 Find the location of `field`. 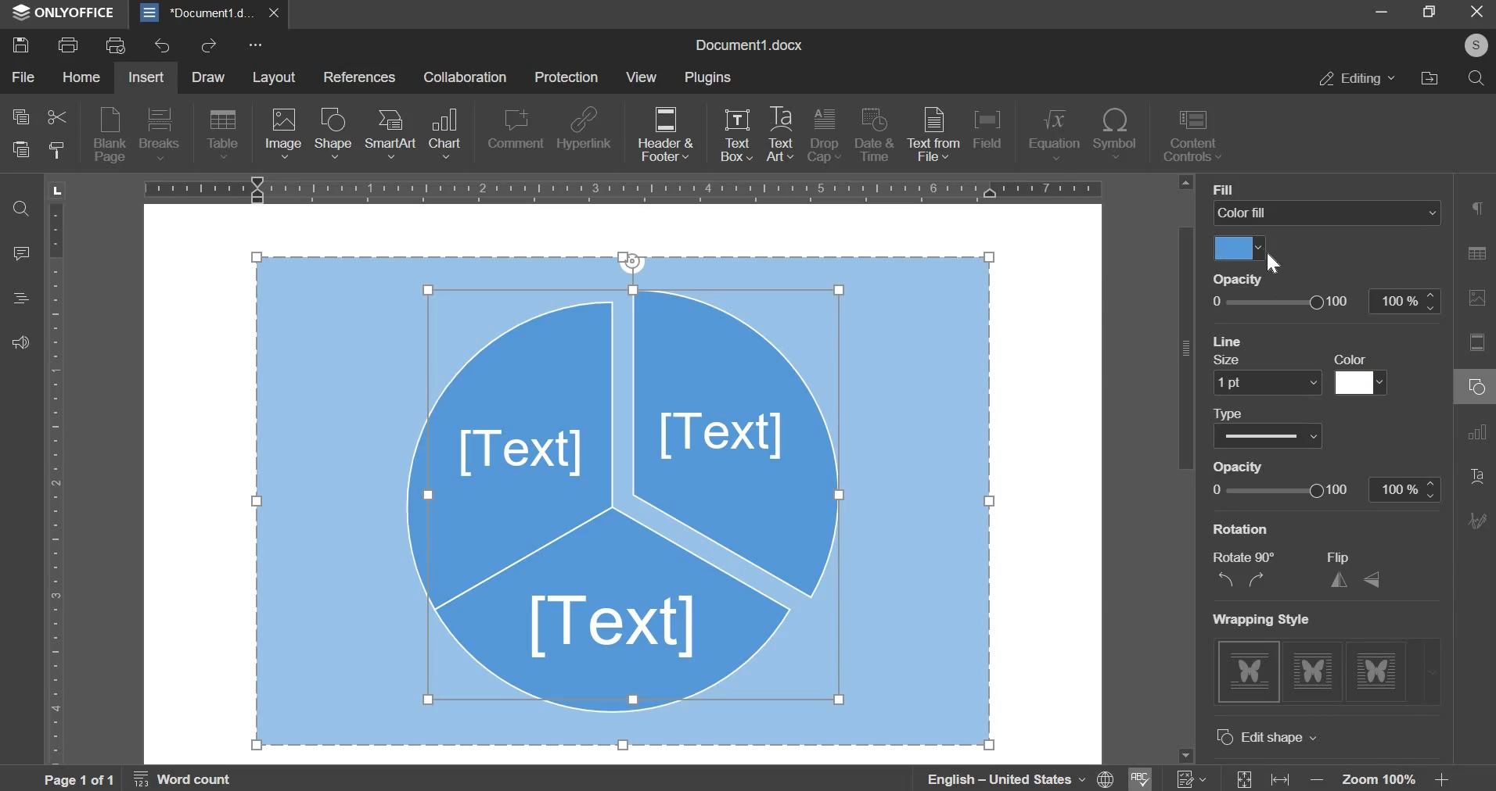

field is located at coordinates (987, 128).